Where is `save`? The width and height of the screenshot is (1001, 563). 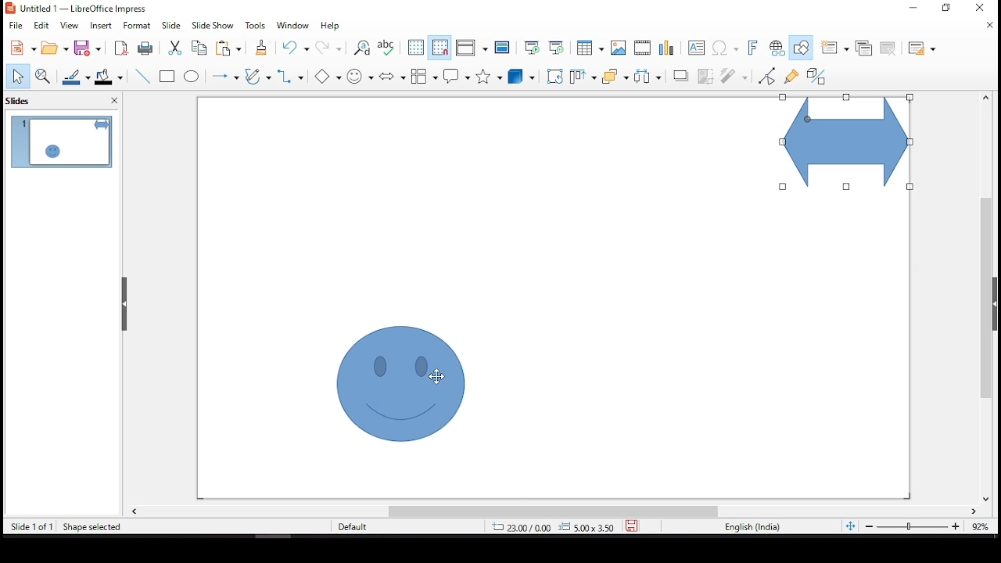
save is located at coordinates (632, 524).